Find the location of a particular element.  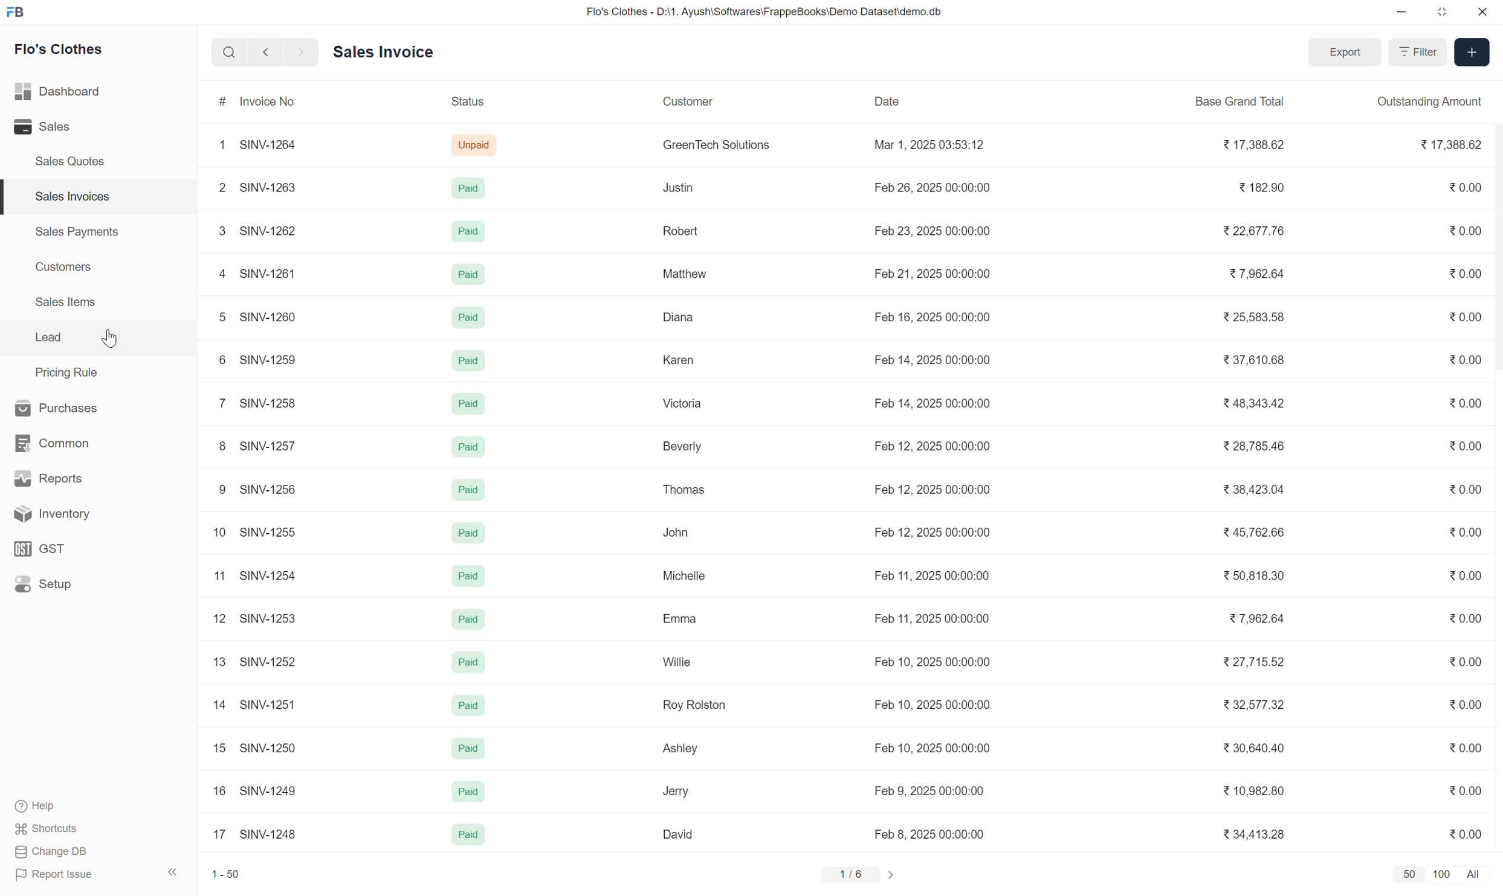

Inventory is located at coordinates (48, 514).